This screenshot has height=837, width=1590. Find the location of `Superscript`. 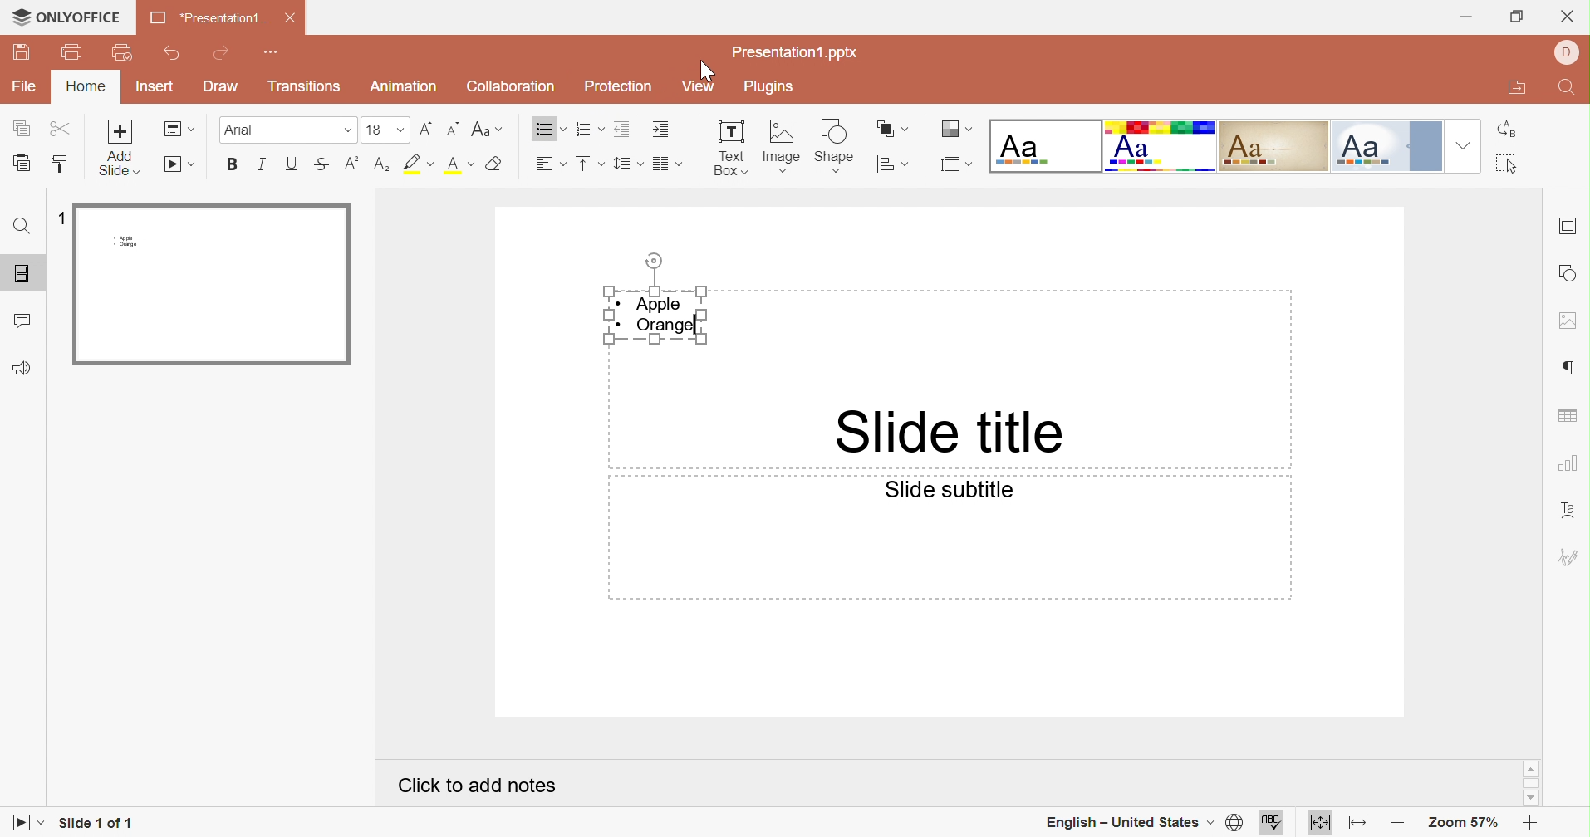

Superscript is located at coordinates (321, 166).